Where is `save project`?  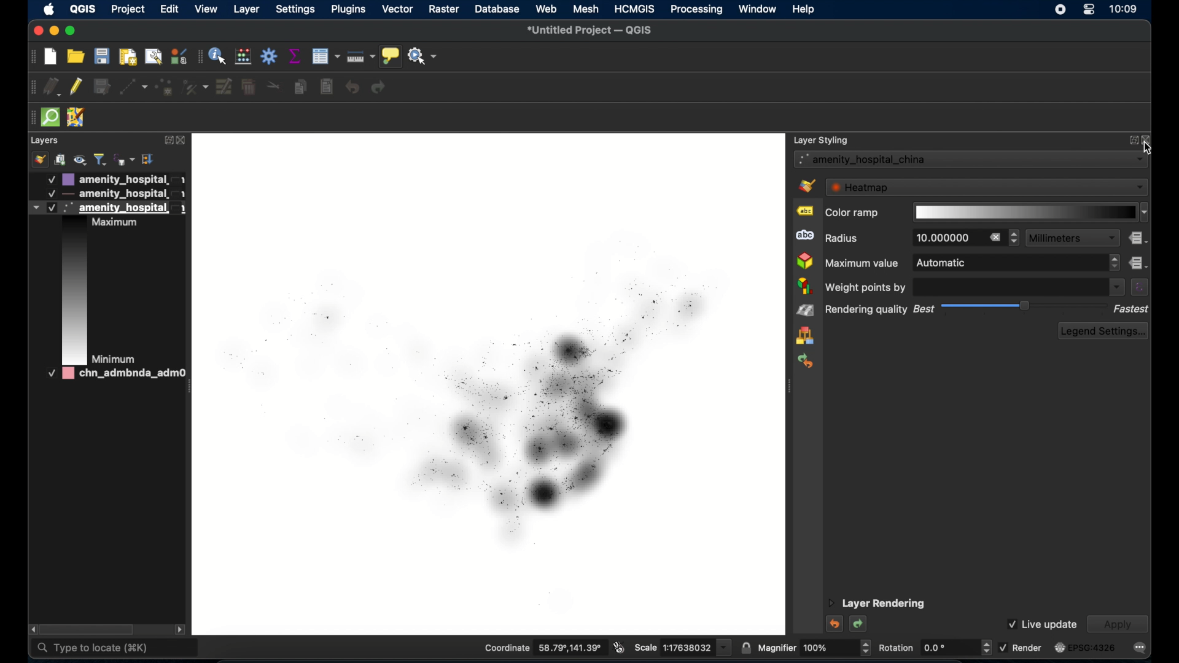 save project is located at coordinates (103, 58).